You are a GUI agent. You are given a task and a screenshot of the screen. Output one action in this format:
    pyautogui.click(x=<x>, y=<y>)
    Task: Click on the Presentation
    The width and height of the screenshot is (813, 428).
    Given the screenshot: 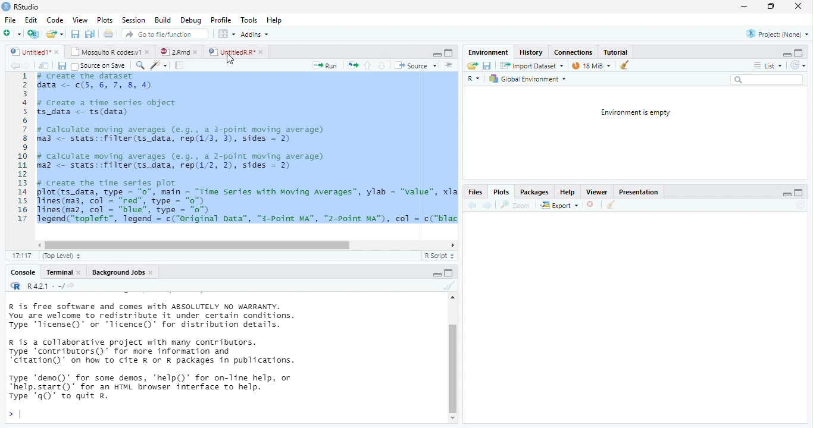 What is the action you would take?
    pyautogui.click(x=637, y=193)
    